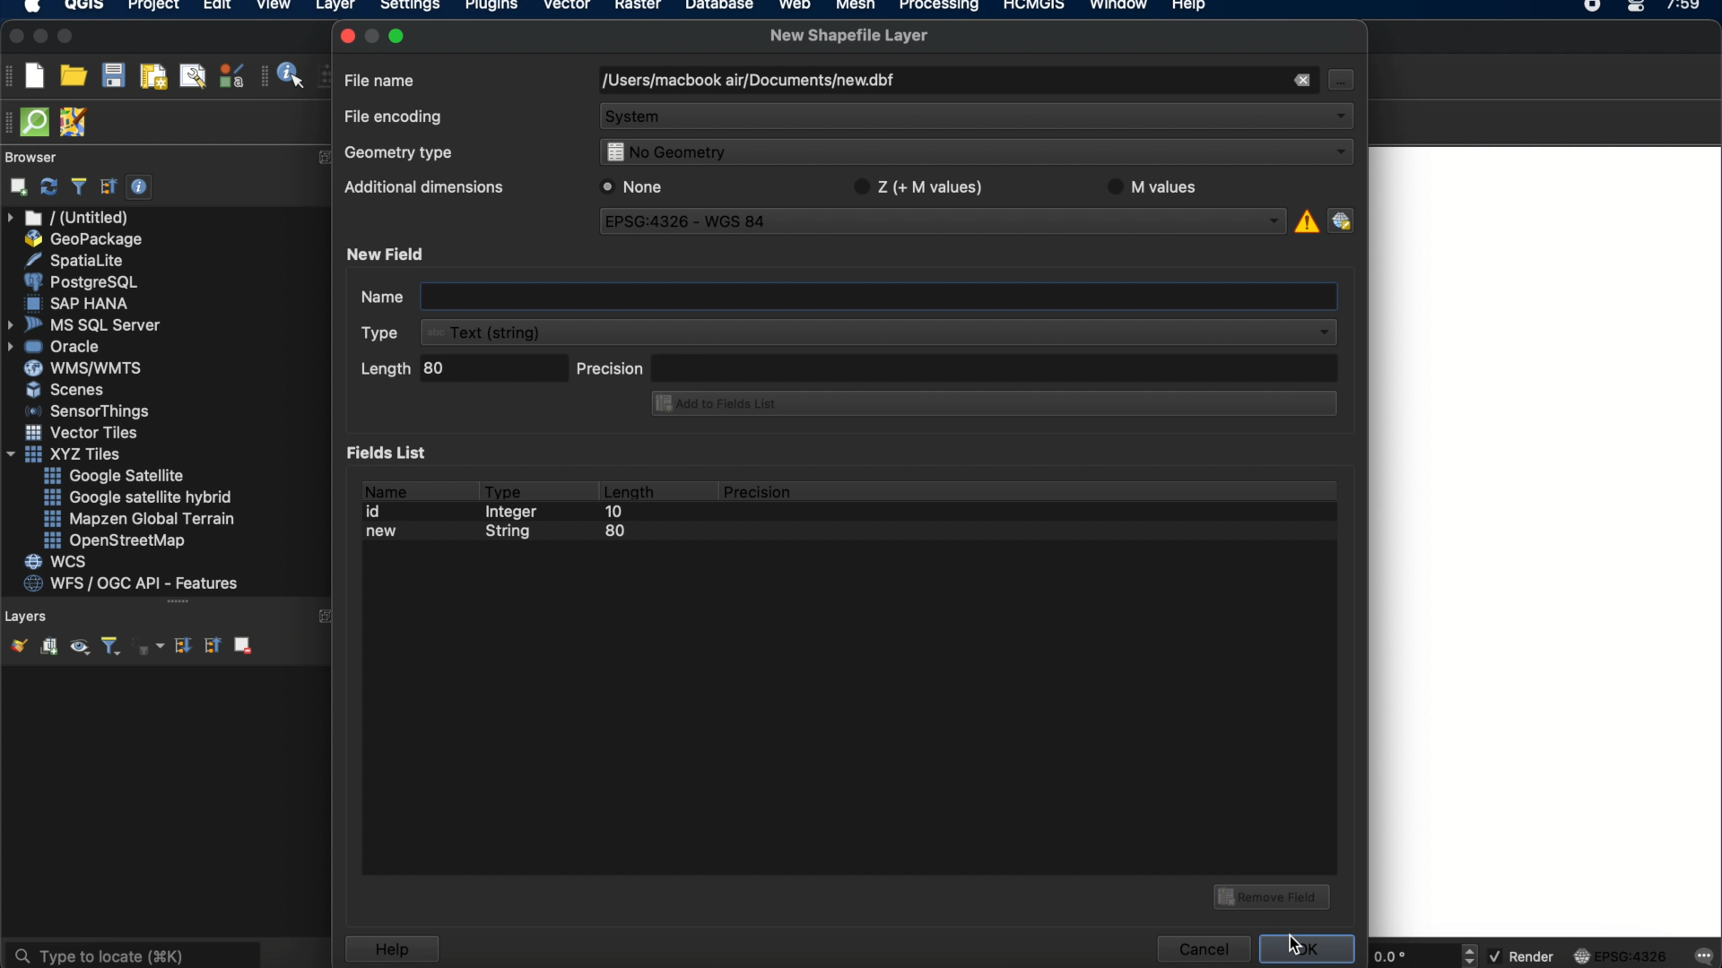 The width and height of the screenshot is (1722, 968). Describe the element at coordinates (400, 35) in the screenshot. I see `maximize` at that location.